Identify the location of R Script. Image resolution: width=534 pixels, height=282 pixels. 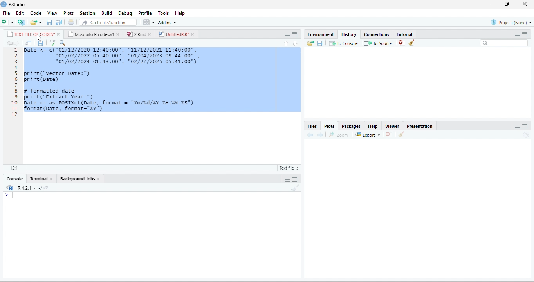
(288, 168).